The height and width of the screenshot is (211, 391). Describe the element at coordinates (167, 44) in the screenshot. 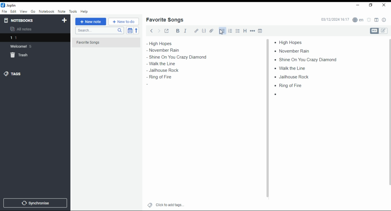

I see `high hopes` at that location.